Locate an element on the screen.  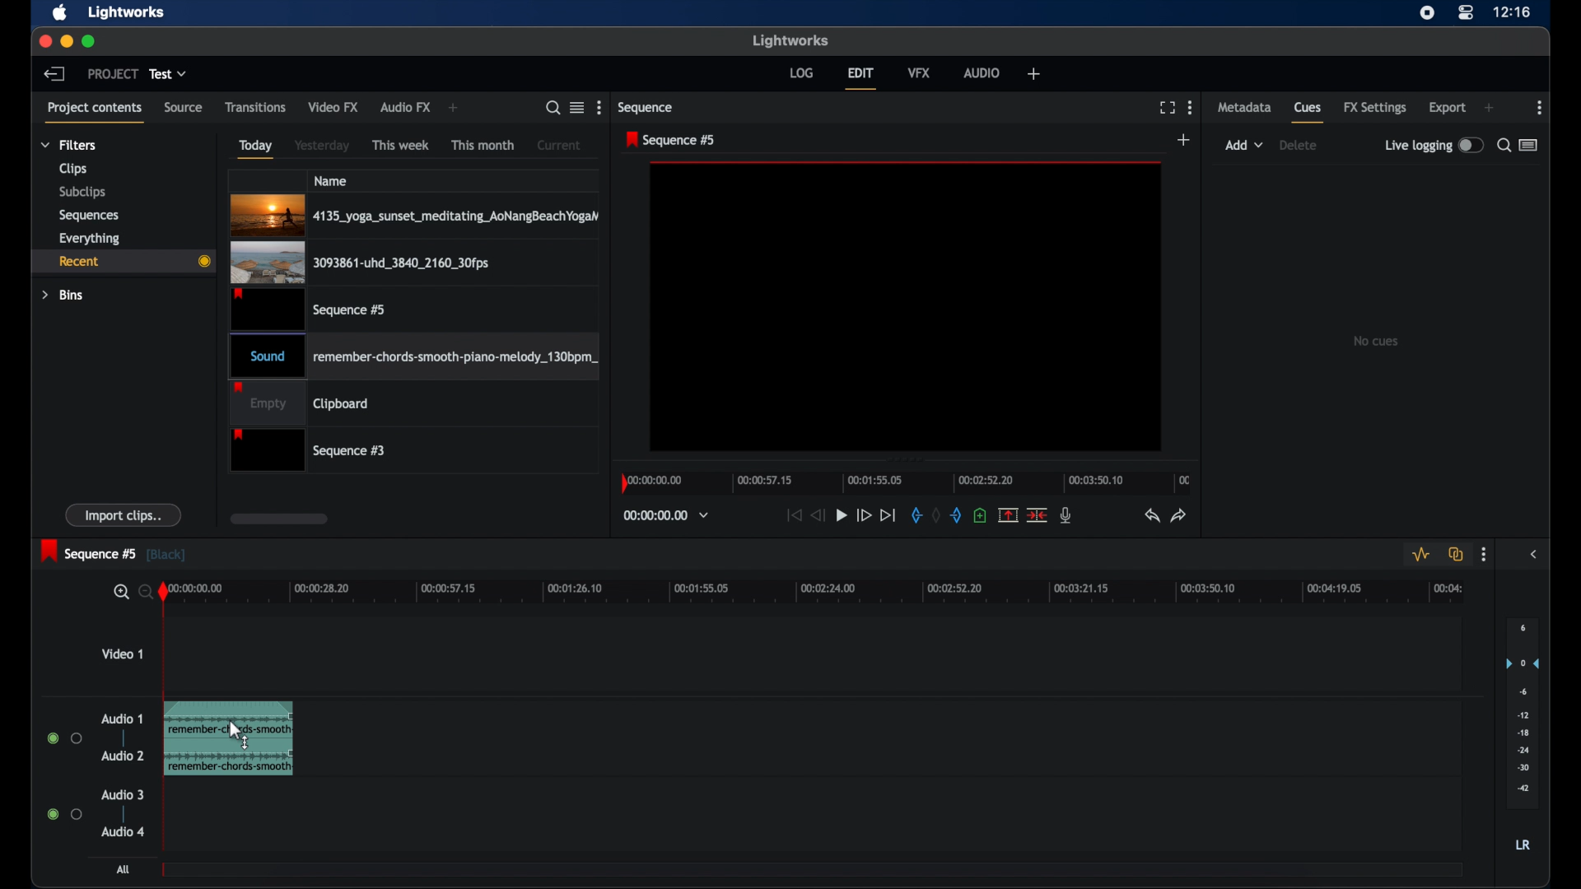
more options is located at coordinates (599, 108).